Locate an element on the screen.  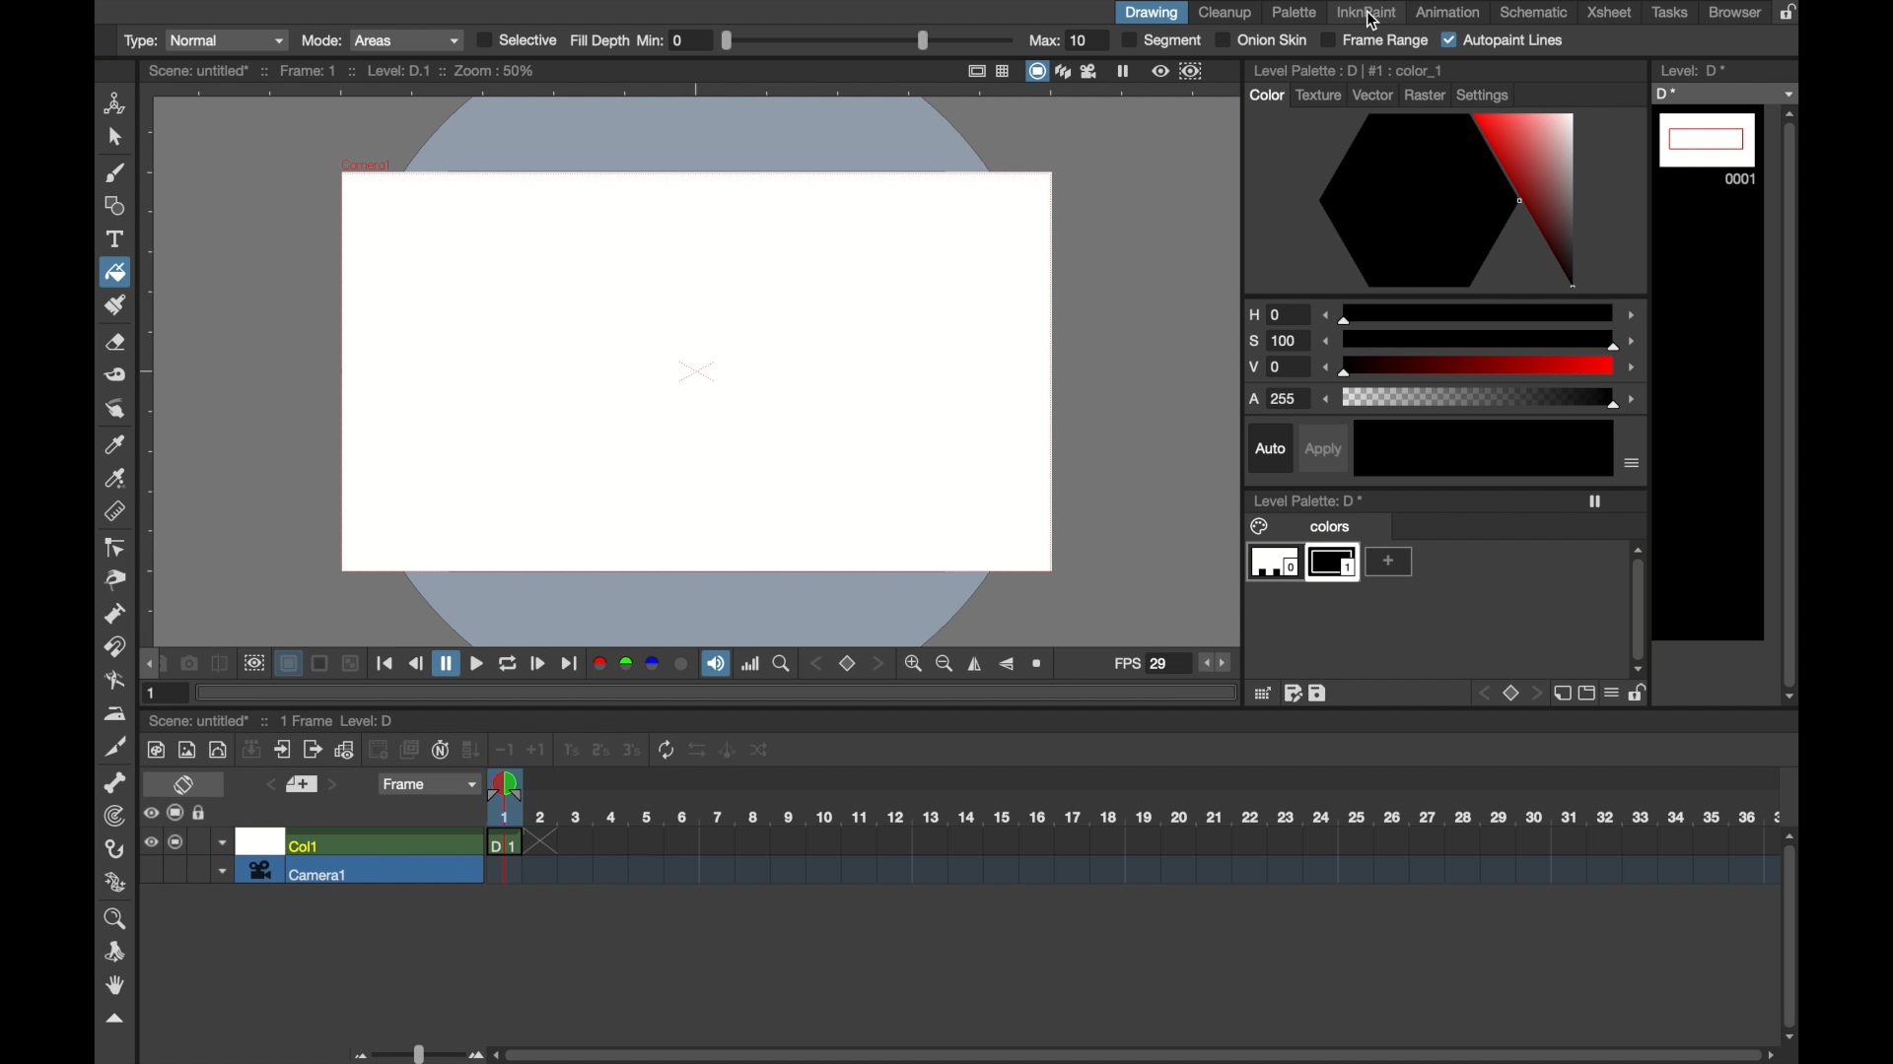
rgb picker tool is located at coordinates (116, 478).